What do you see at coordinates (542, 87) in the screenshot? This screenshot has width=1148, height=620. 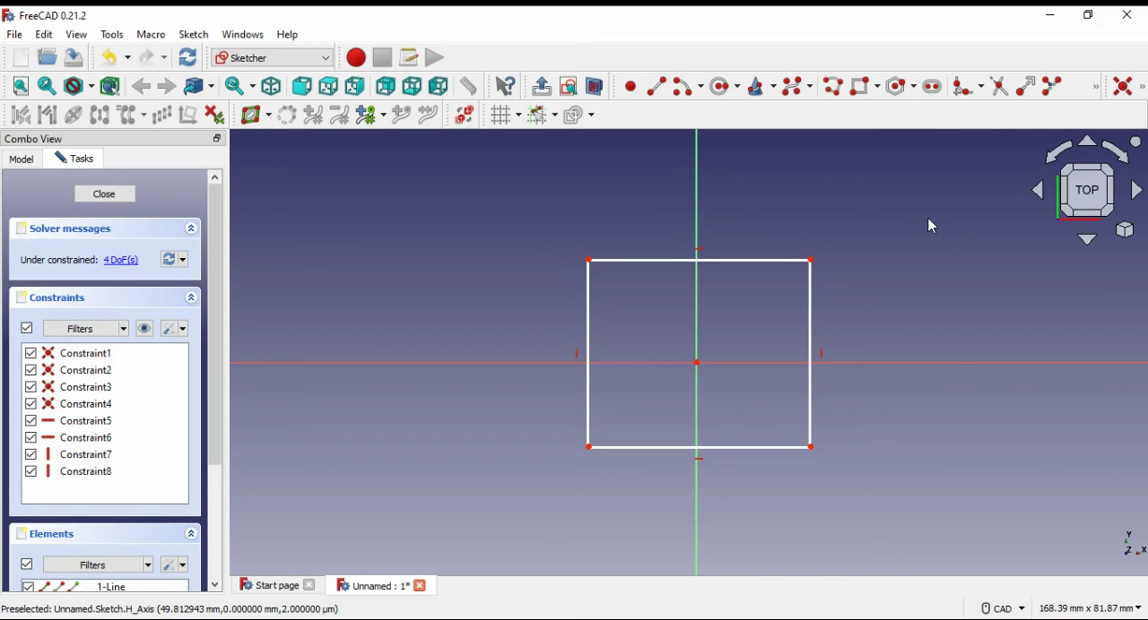 I see `leave sketch` at bounding box center [542, 87].